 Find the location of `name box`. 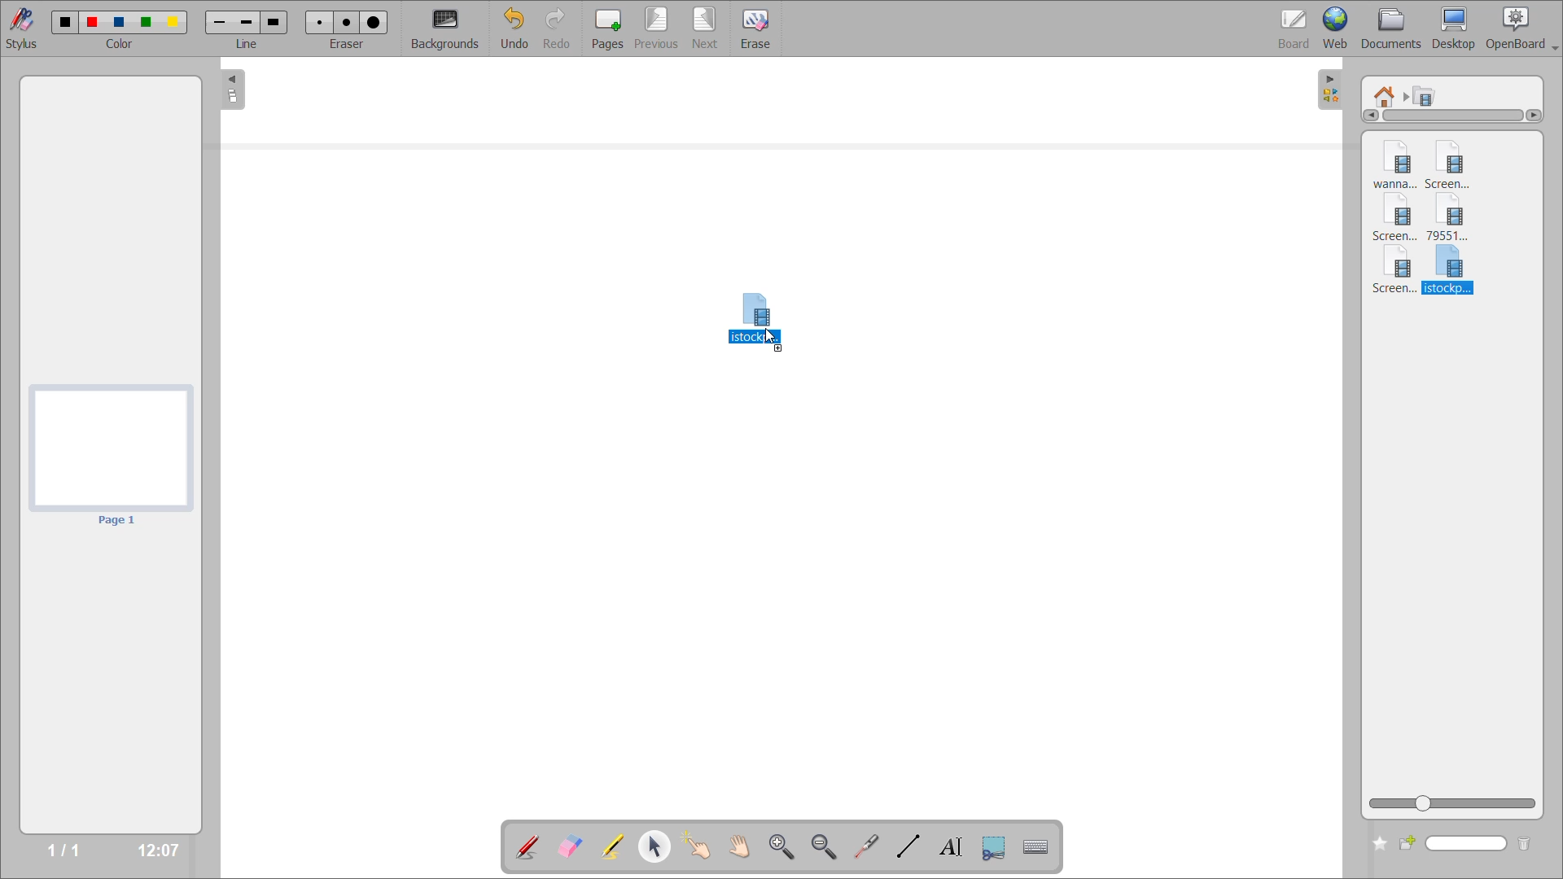

name box is located at coordinates (1460, 845).